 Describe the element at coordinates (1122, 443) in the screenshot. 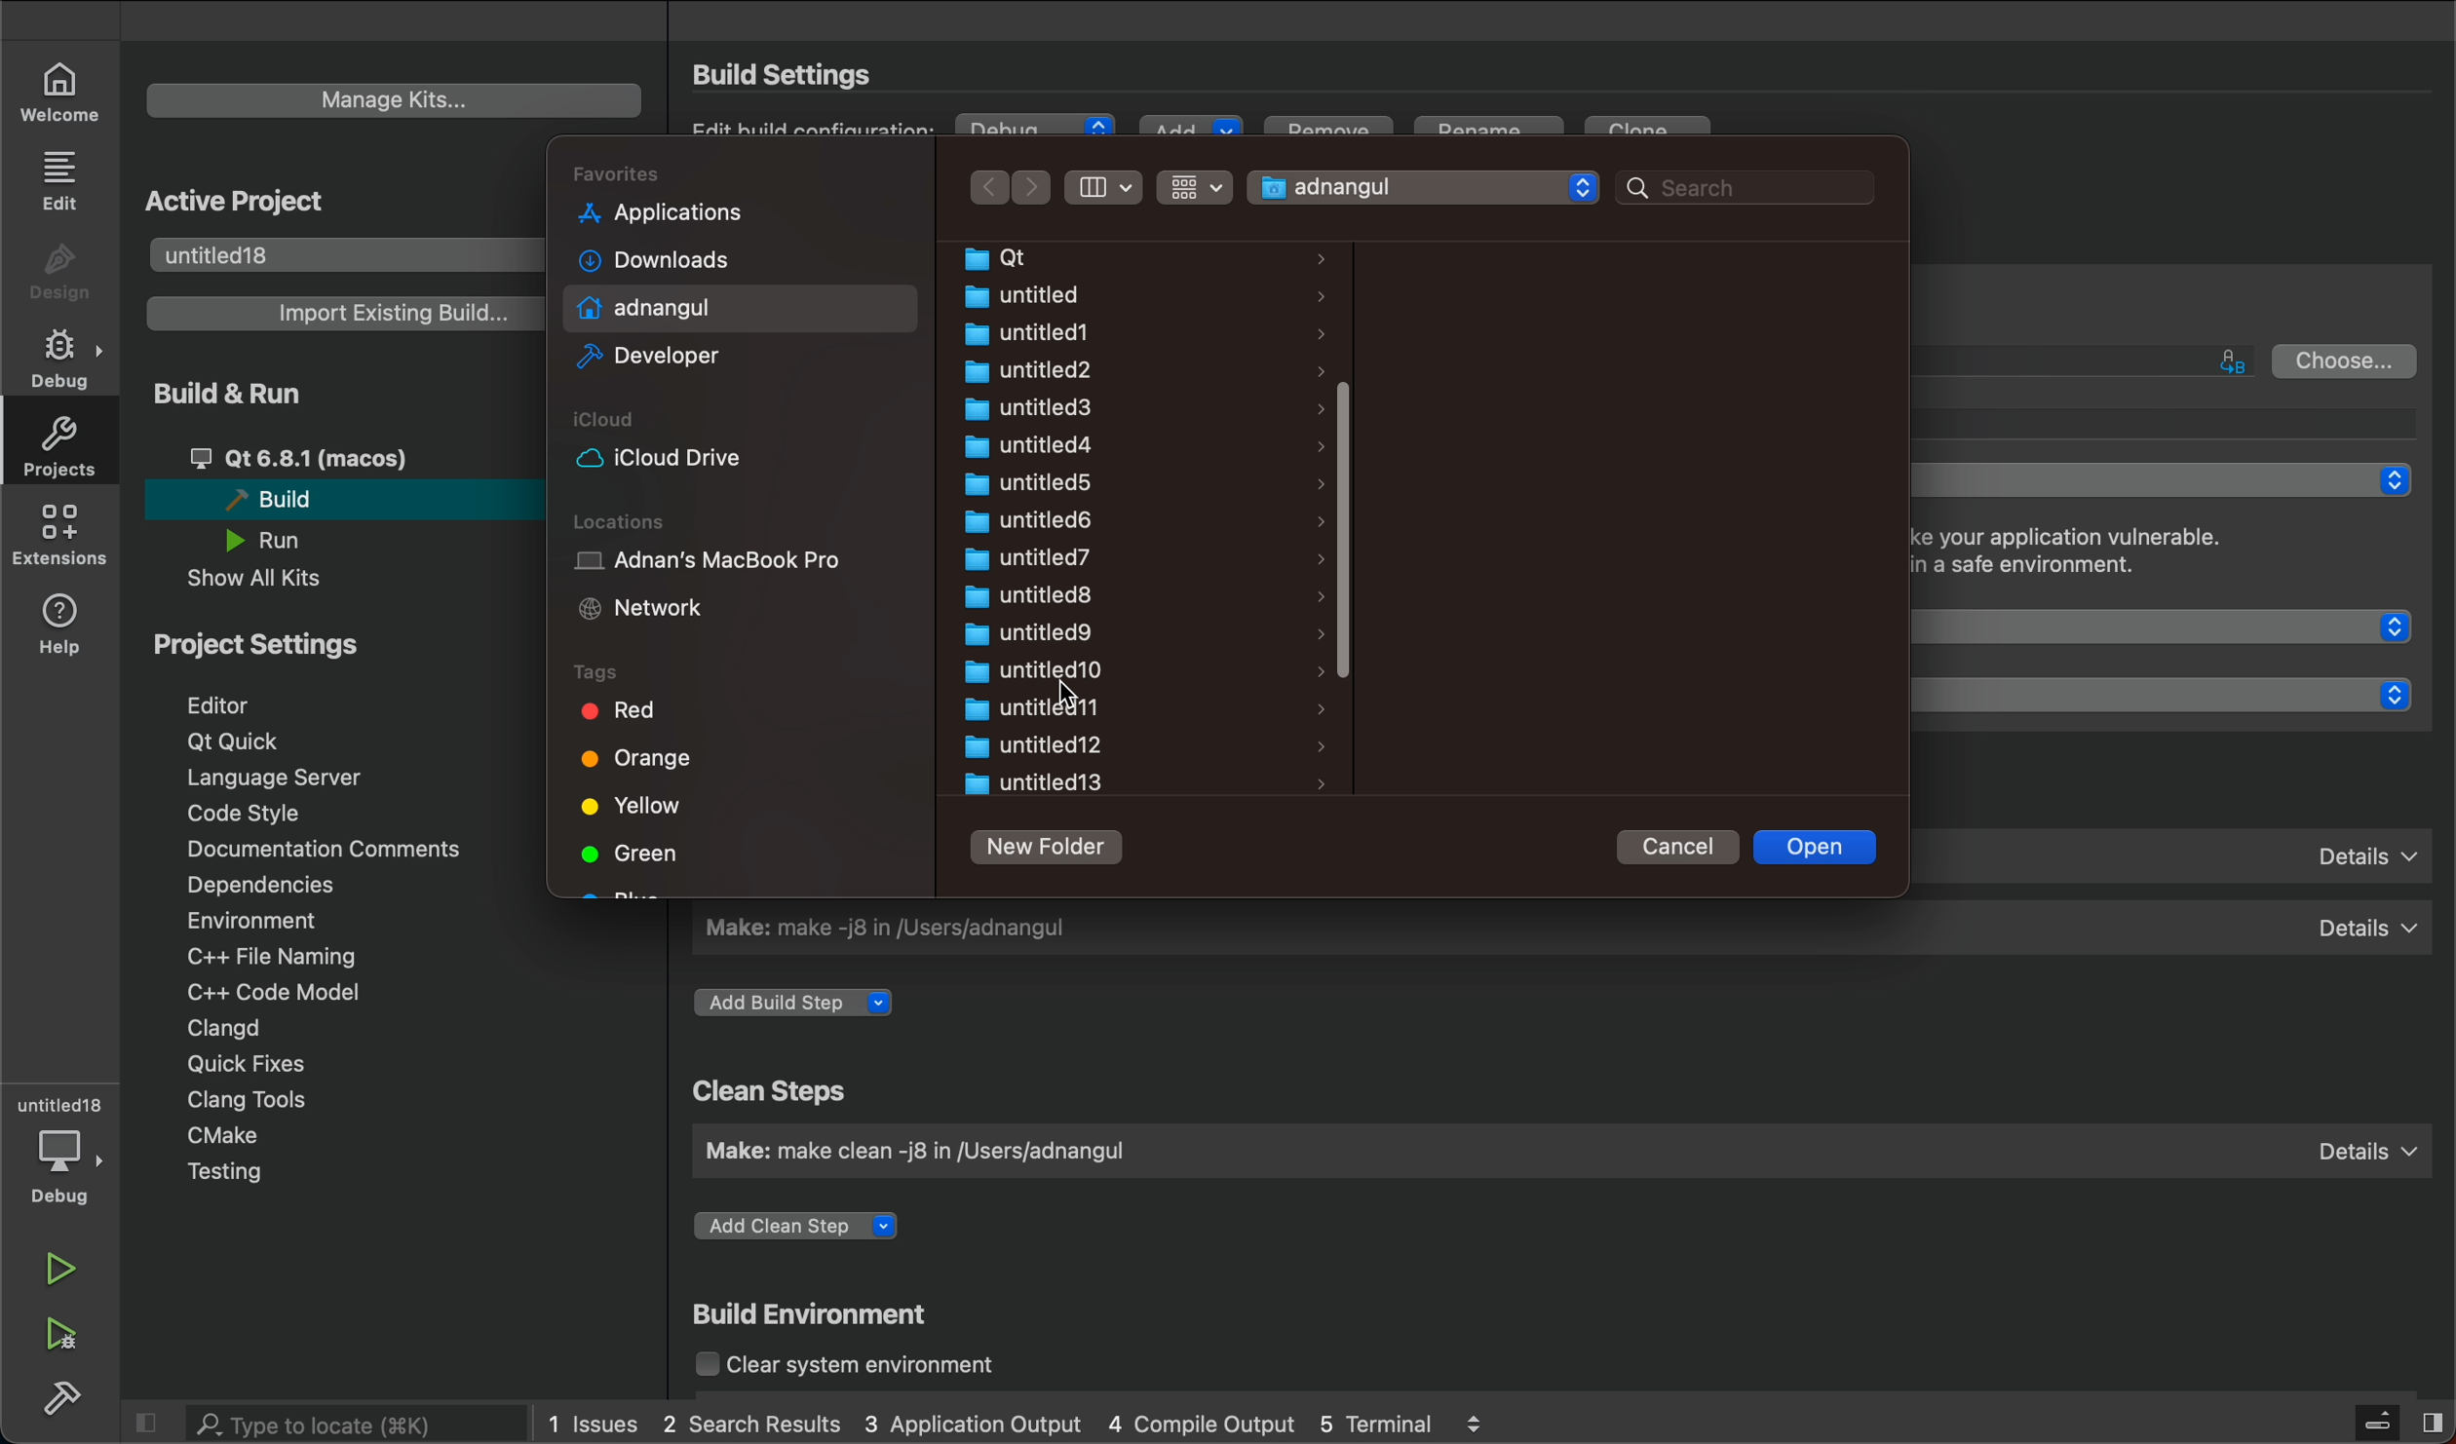

I see `untitled4` at that location.